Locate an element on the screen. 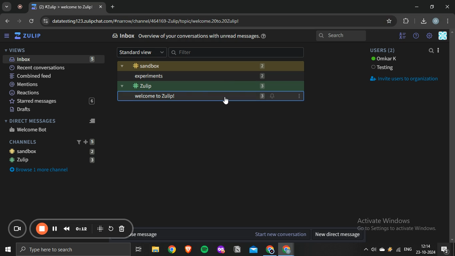  filter is located at coordinates (237, 52).